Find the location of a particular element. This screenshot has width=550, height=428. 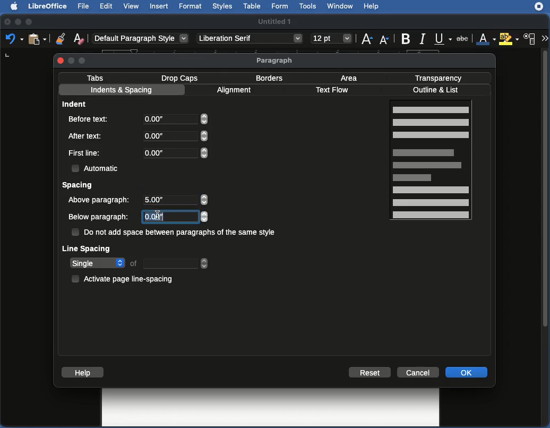

Format  is located at coordinates (190, 6).